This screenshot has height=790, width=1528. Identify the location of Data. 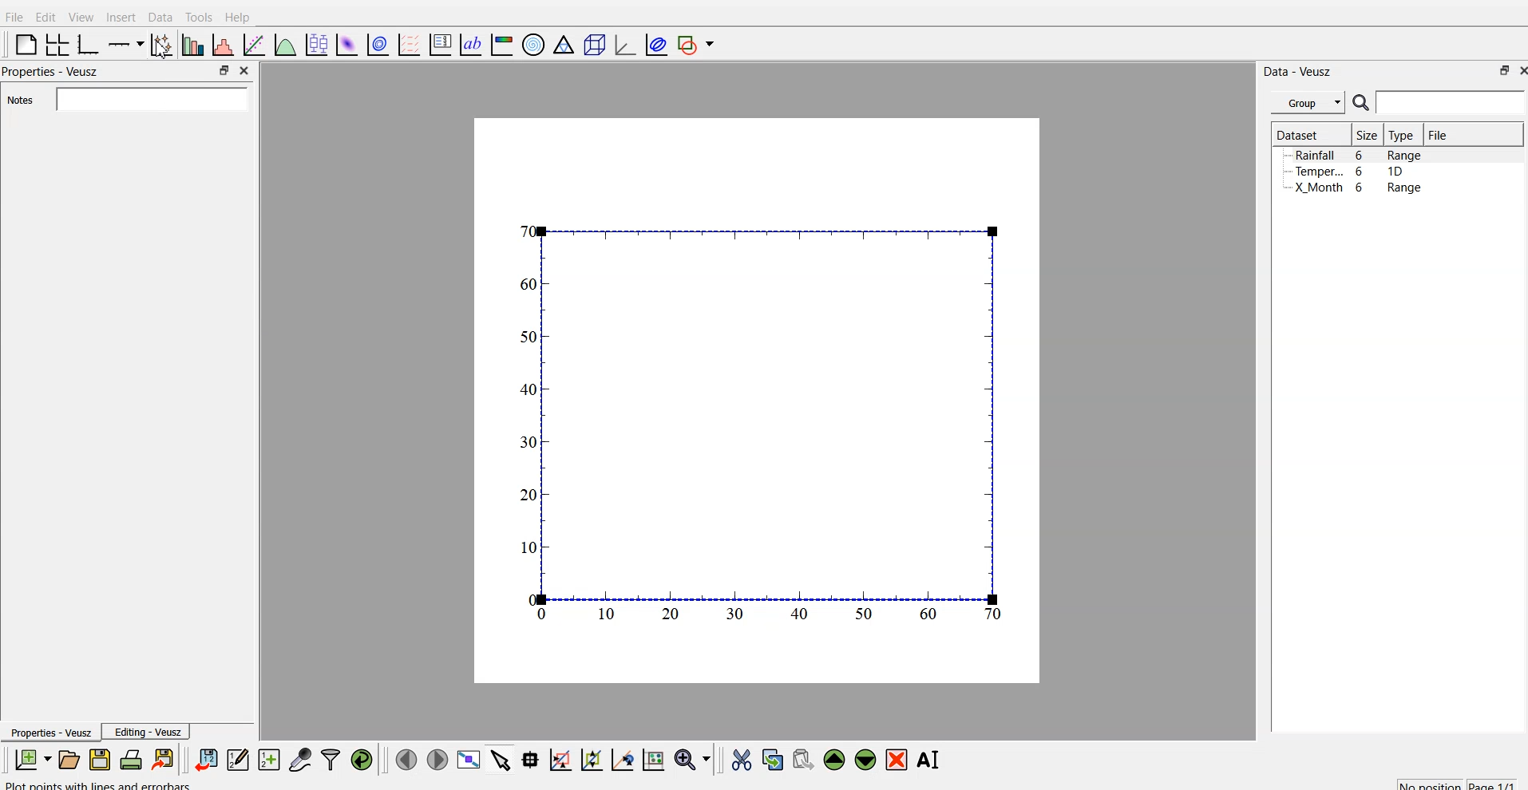
(157, 18).